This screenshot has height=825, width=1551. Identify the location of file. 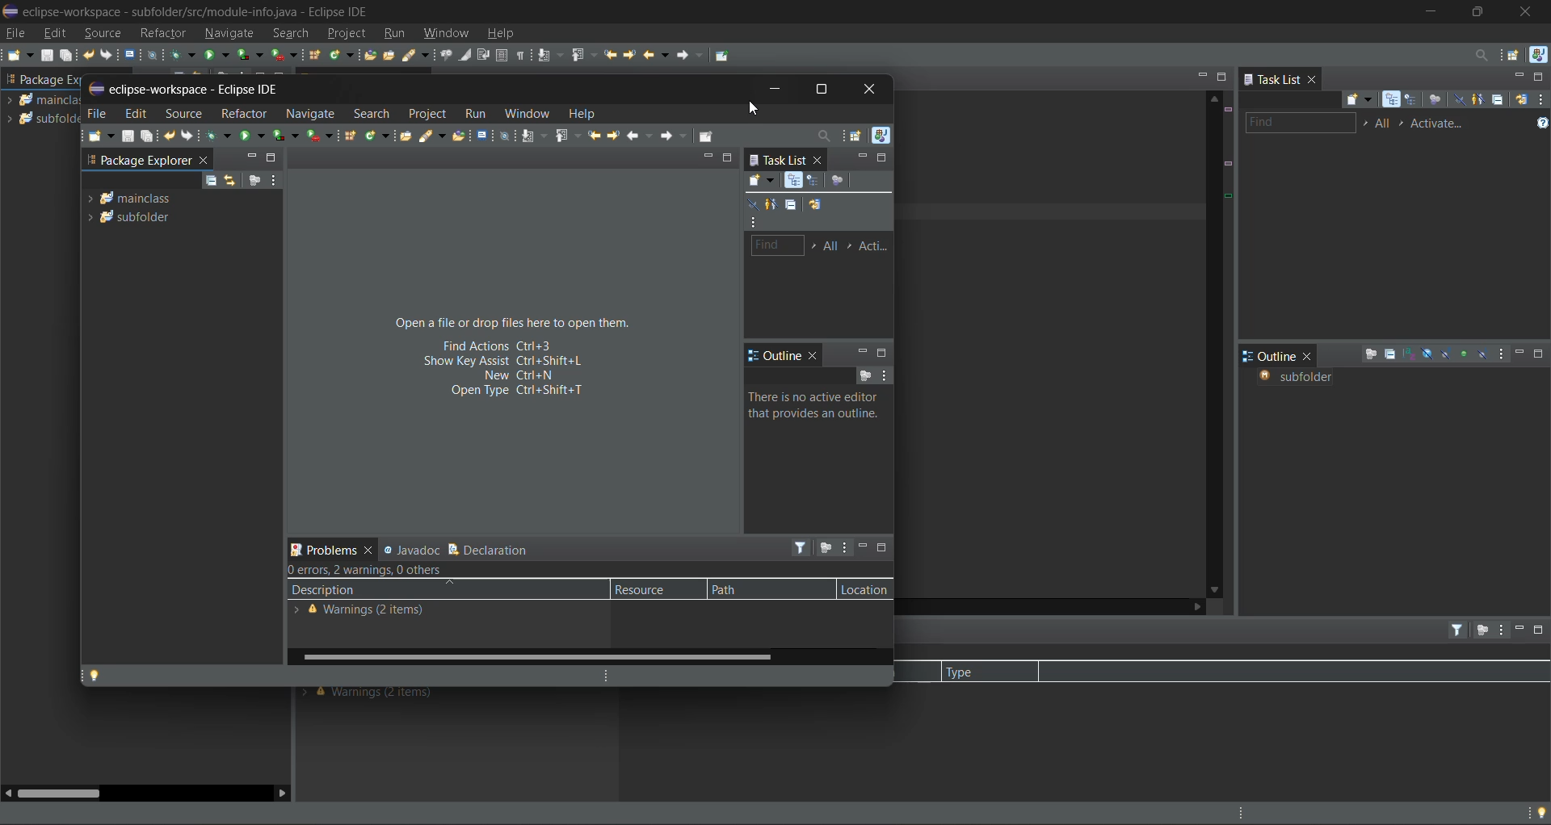
(21, 34).